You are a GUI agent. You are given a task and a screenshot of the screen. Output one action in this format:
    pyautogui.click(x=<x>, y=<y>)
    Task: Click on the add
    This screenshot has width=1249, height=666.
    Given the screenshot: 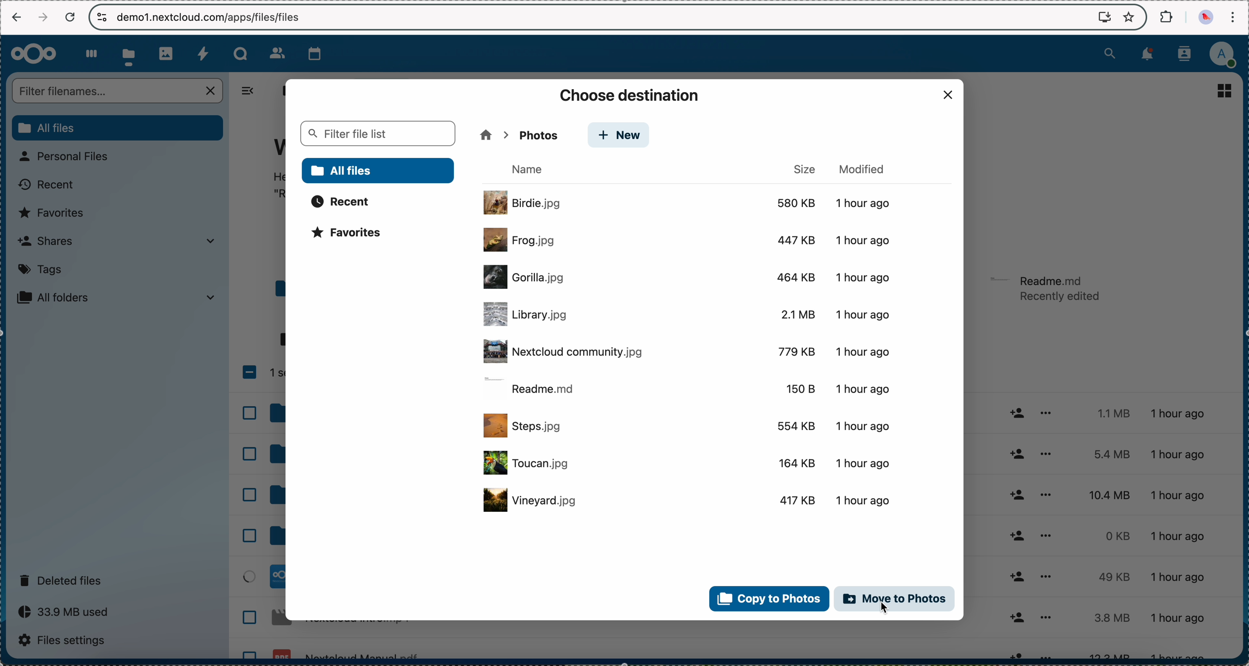 What is the action you would take?
    pyautogui.click(x=1018, y=529)
    